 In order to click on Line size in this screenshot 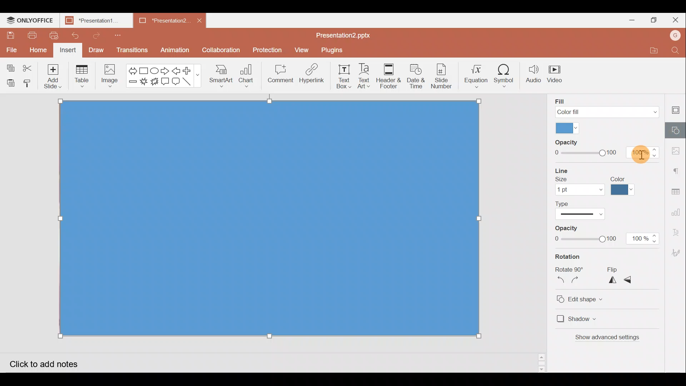, I will do `click(580, 182)`.